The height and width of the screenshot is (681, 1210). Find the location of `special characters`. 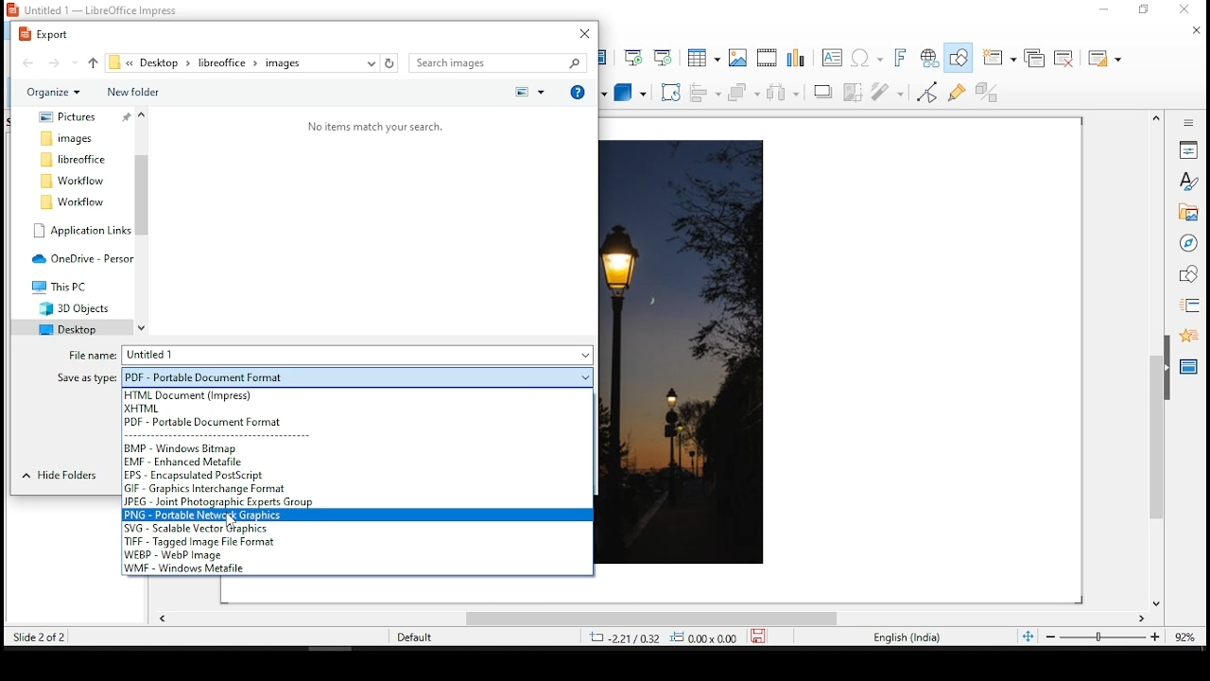

special characters is located at coordinates (866, 58).